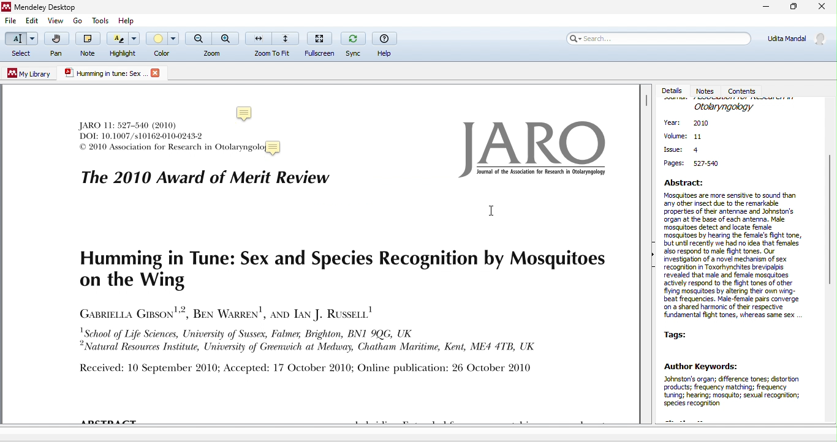 The image size is (837, 442). Describe the element at coordinates (386, 44) in the screenshot. I see `help` at that location.